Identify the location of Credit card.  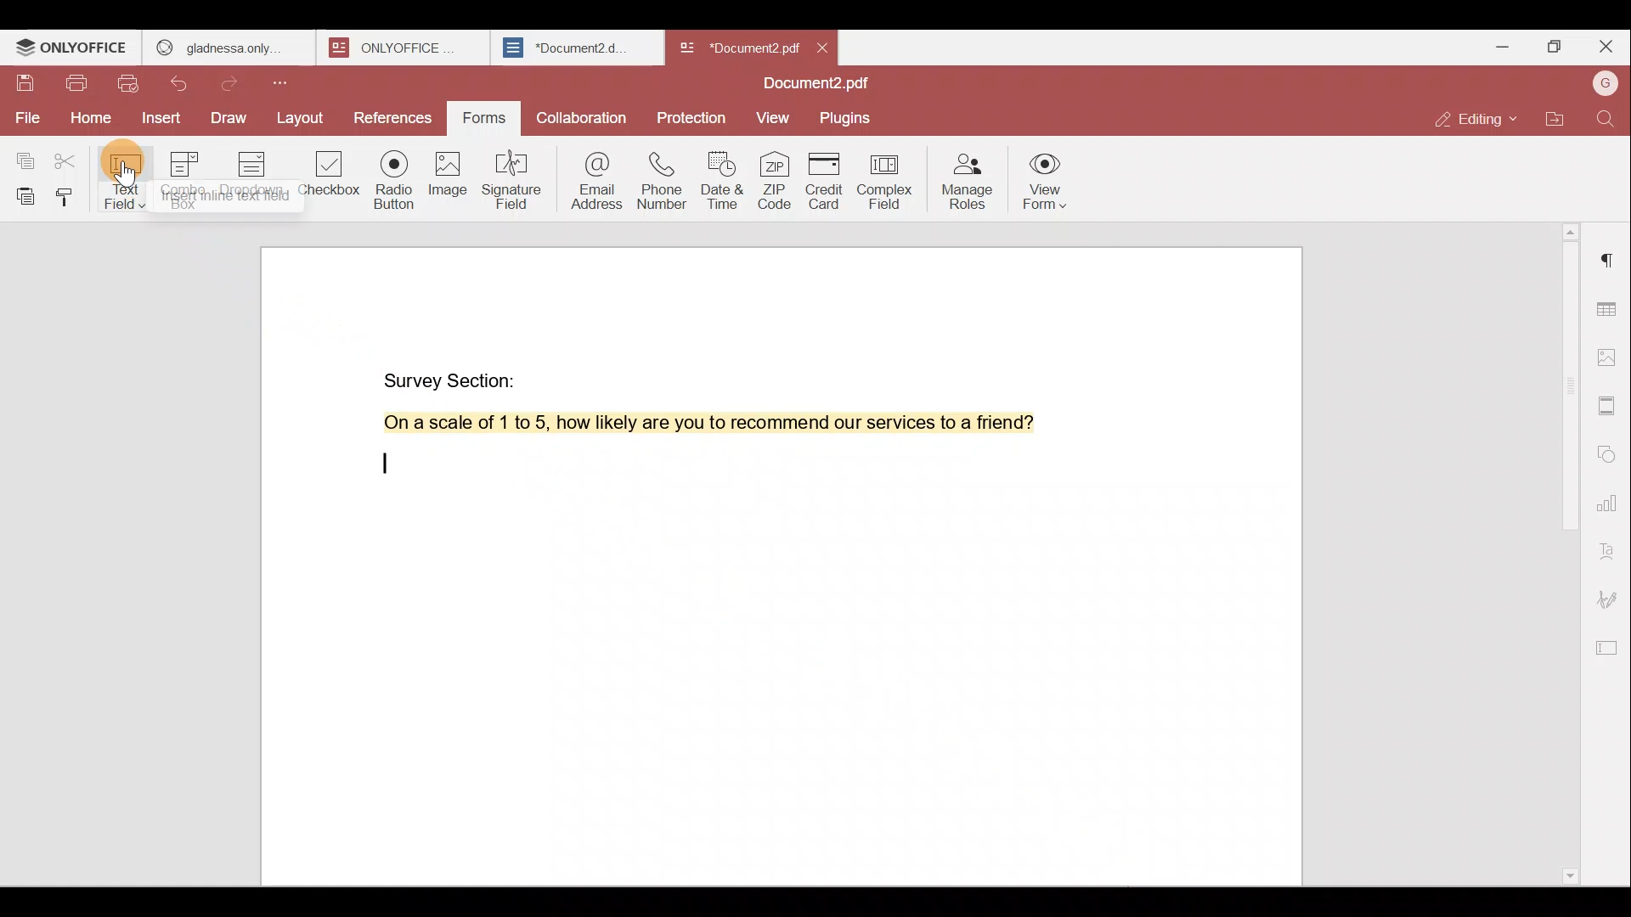
(829, 181).